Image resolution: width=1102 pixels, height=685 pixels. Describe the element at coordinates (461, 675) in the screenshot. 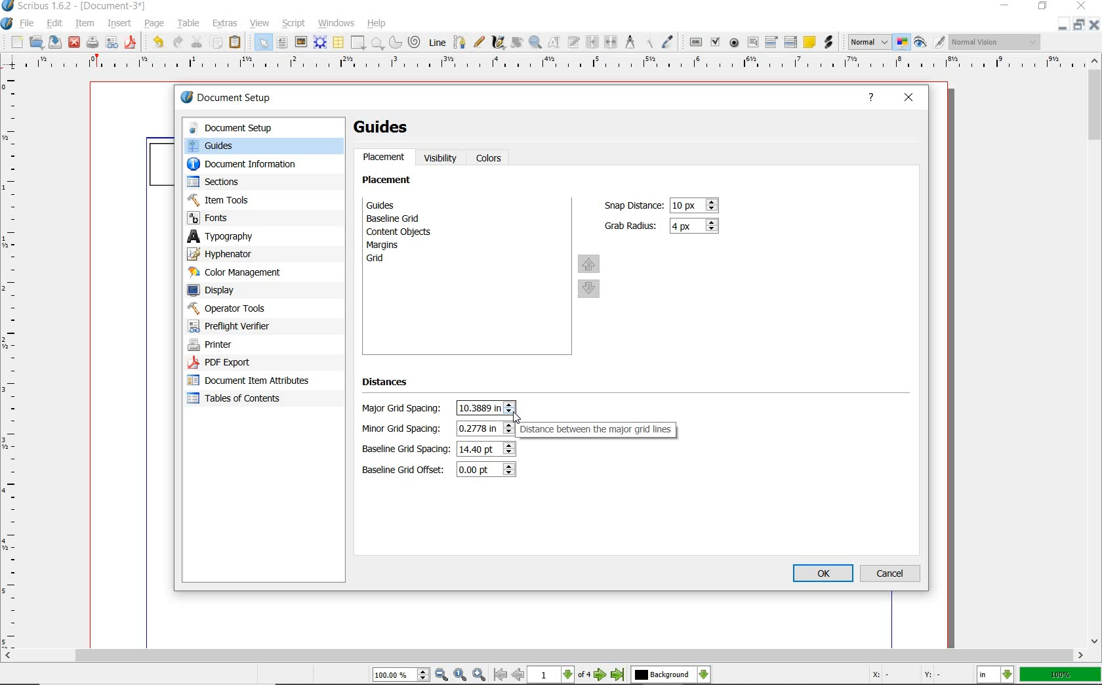

I see `zoom to 100%` at that location.